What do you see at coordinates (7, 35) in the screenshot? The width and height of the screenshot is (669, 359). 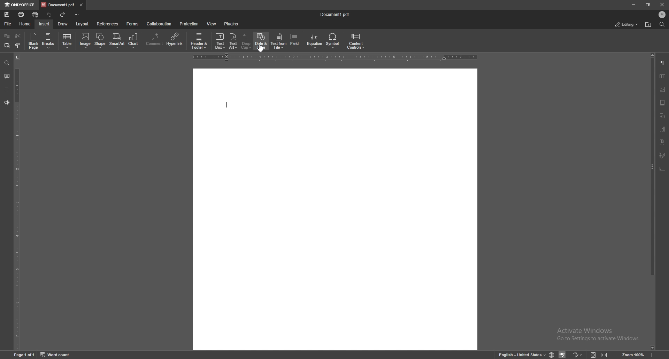 I see `copy` at bounding box center [7, 35].